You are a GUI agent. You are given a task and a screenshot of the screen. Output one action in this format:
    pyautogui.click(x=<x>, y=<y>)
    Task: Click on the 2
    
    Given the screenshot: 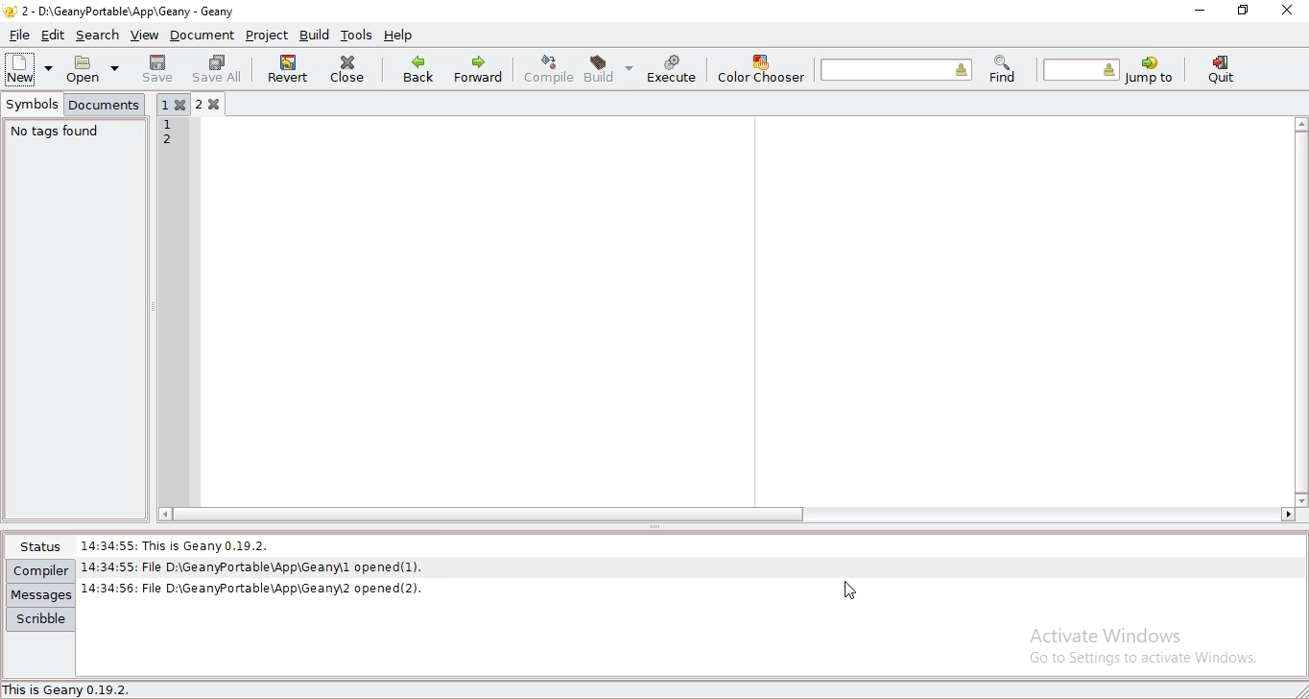 What is the action you would take?
    pyautogui.click(x=215, y=104)
    